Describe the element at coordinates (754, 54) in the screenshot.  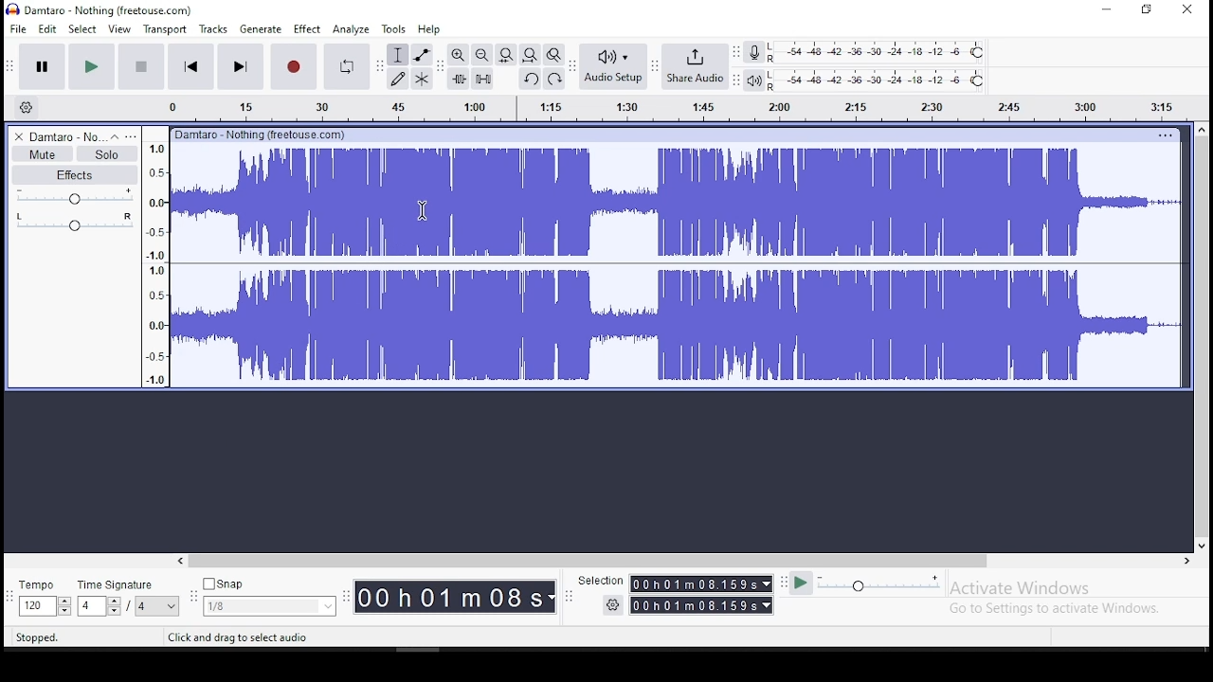
I see `record meter` at that location.